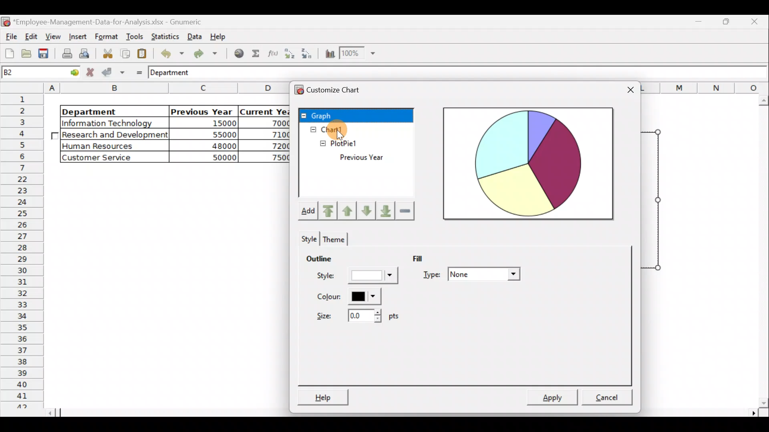 Image resolution: width=769 pixels, height=432 pixels. Describe the element at coordinates (165, 36) in the screenshot. I see `Statistics` at that location.